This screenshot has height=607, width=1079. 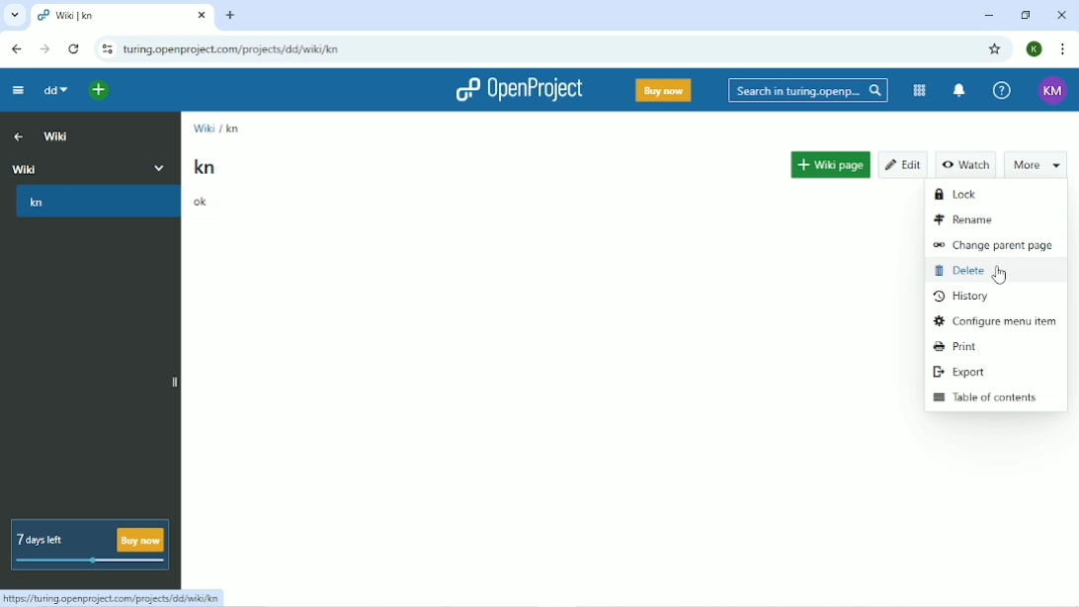 What do you see at coordinates (960, 194) in the screenshot?
I see `Lock` at bounding box center [960, 194].